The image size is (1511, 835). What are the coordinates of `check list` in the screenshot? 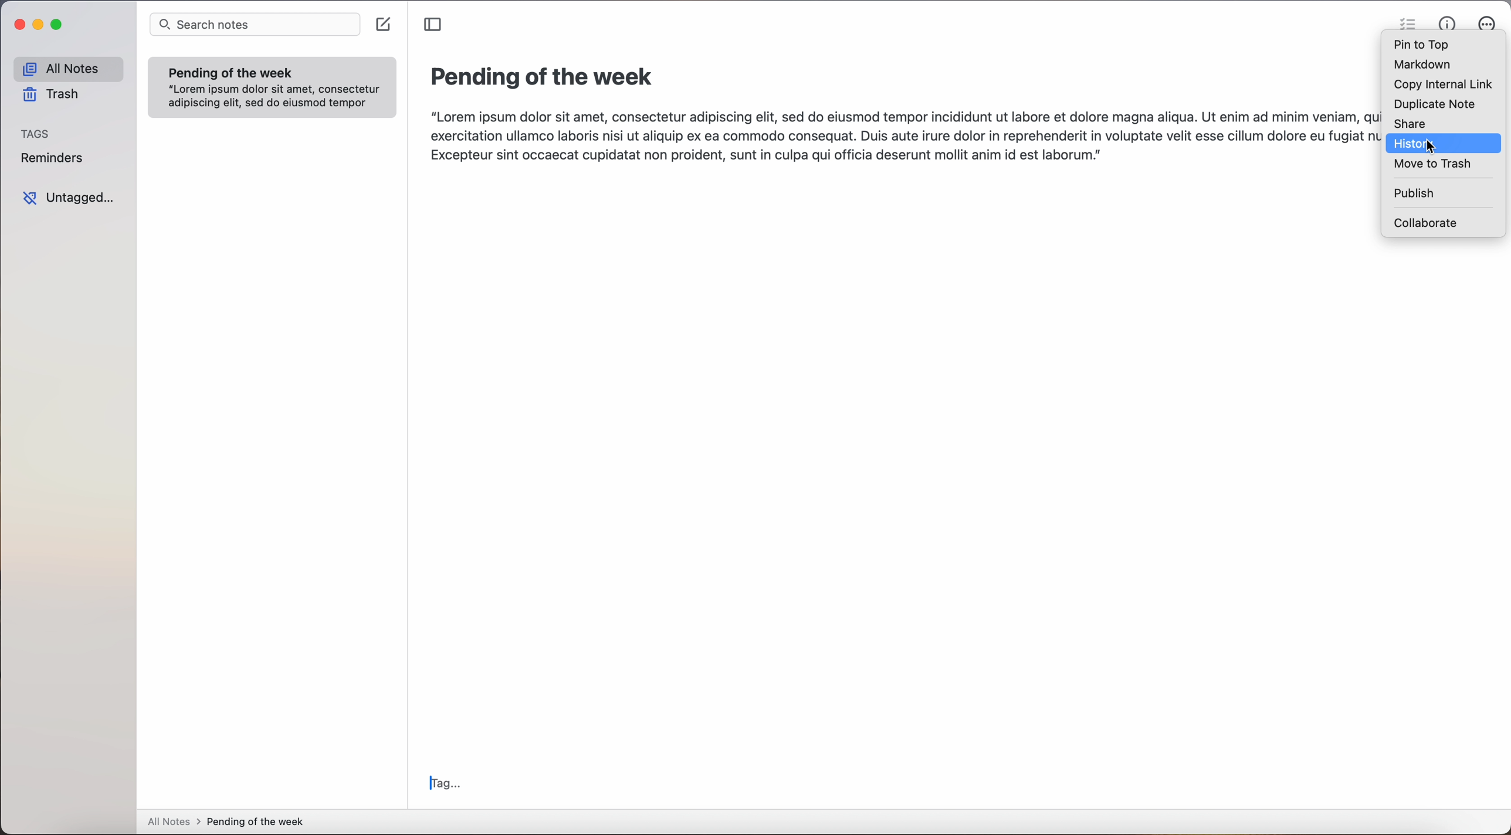 It's located at (1407, 22).